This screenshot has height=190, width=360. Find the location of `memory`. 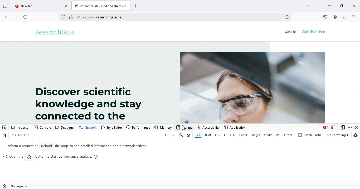

memory is located at coordinates (163, 127).